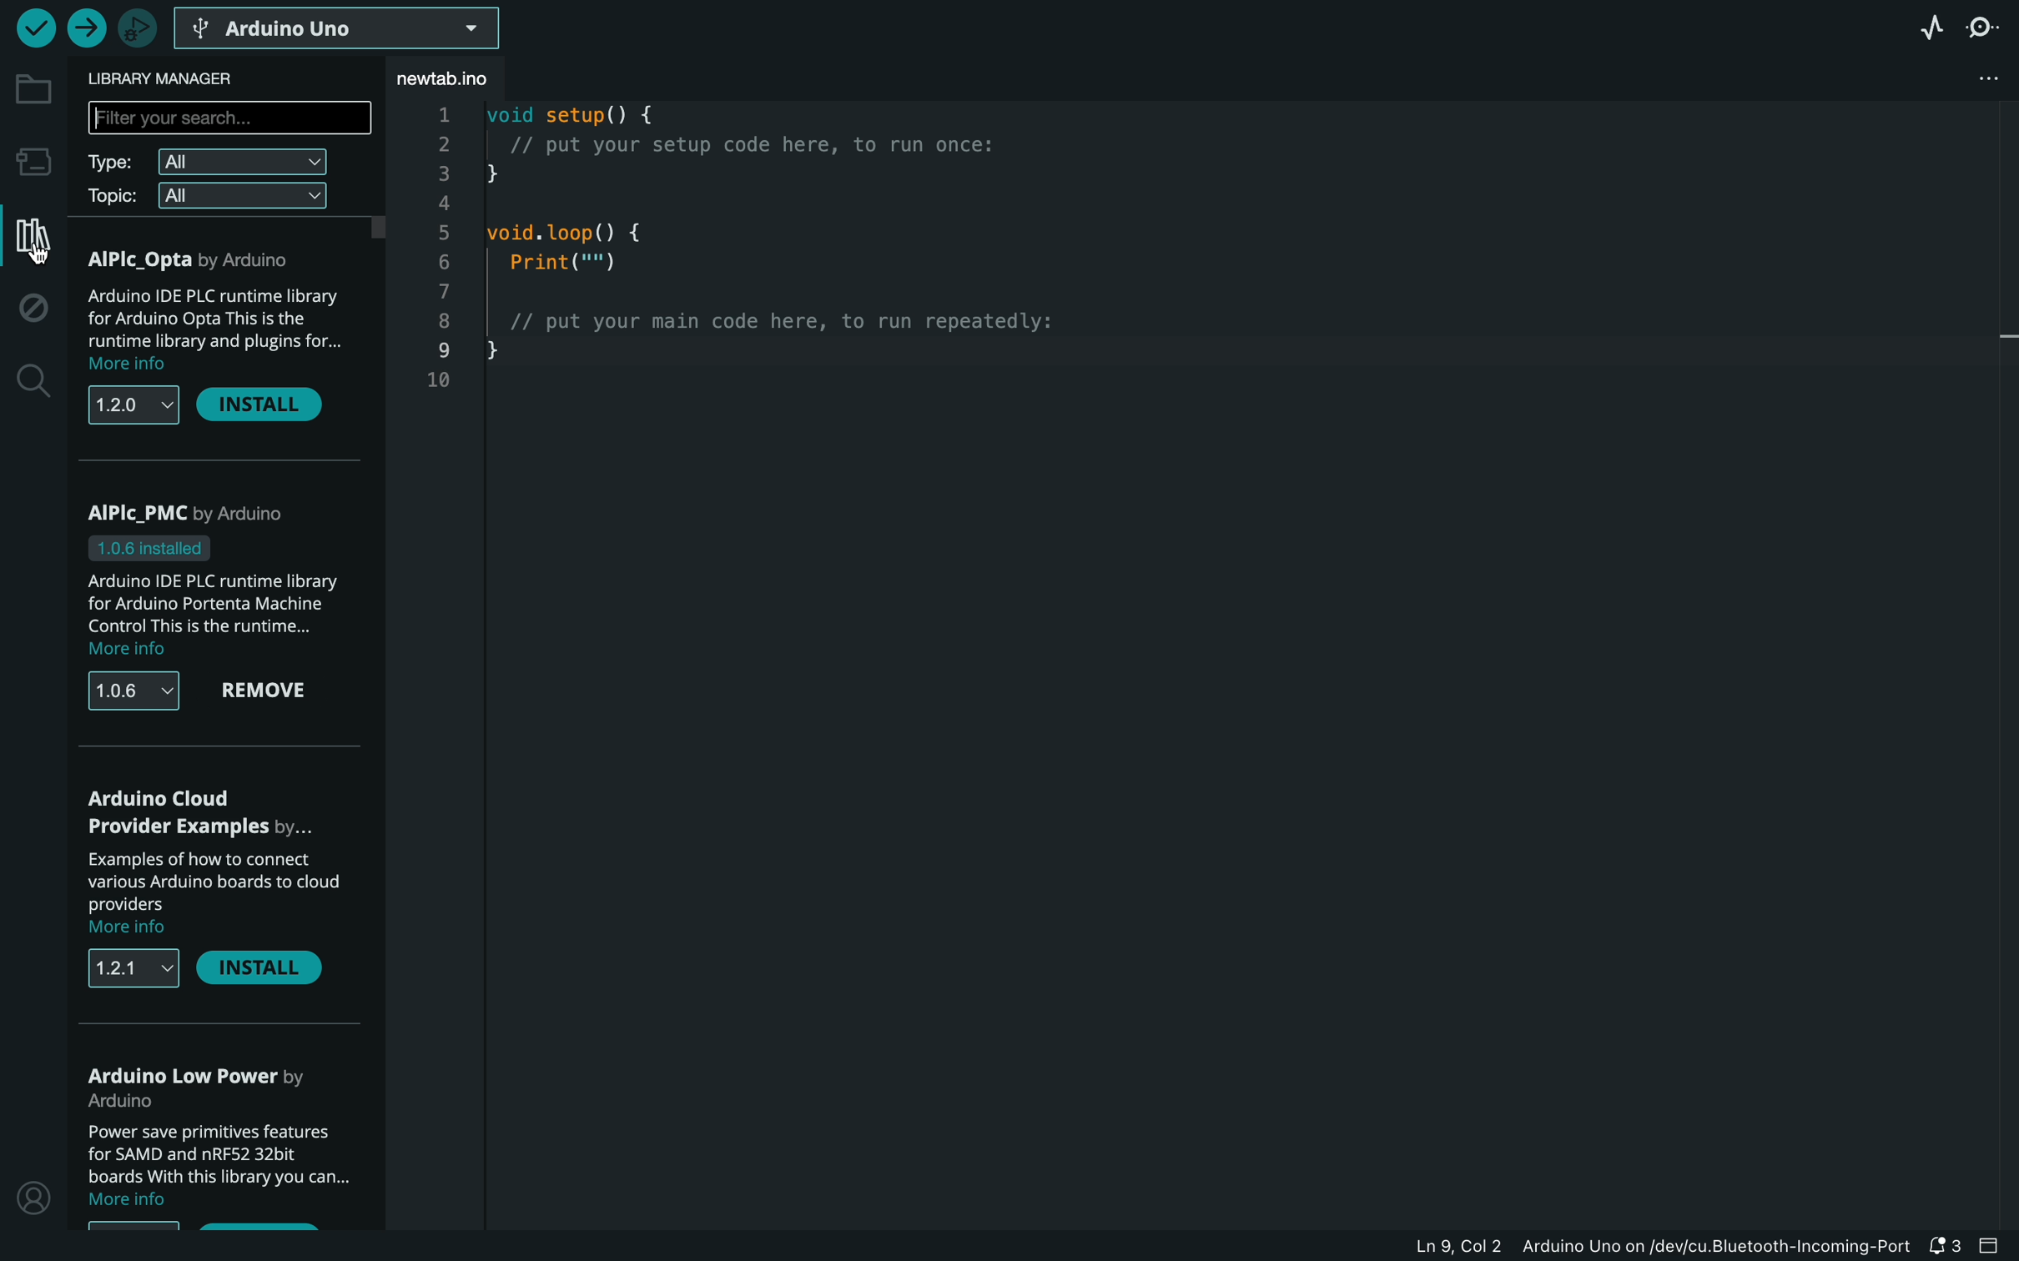 The image size is (2019, 1261). What do you see at coordinates (31, 160) in the screenshot?
I see `board manager` at bounding box center [31, 160].